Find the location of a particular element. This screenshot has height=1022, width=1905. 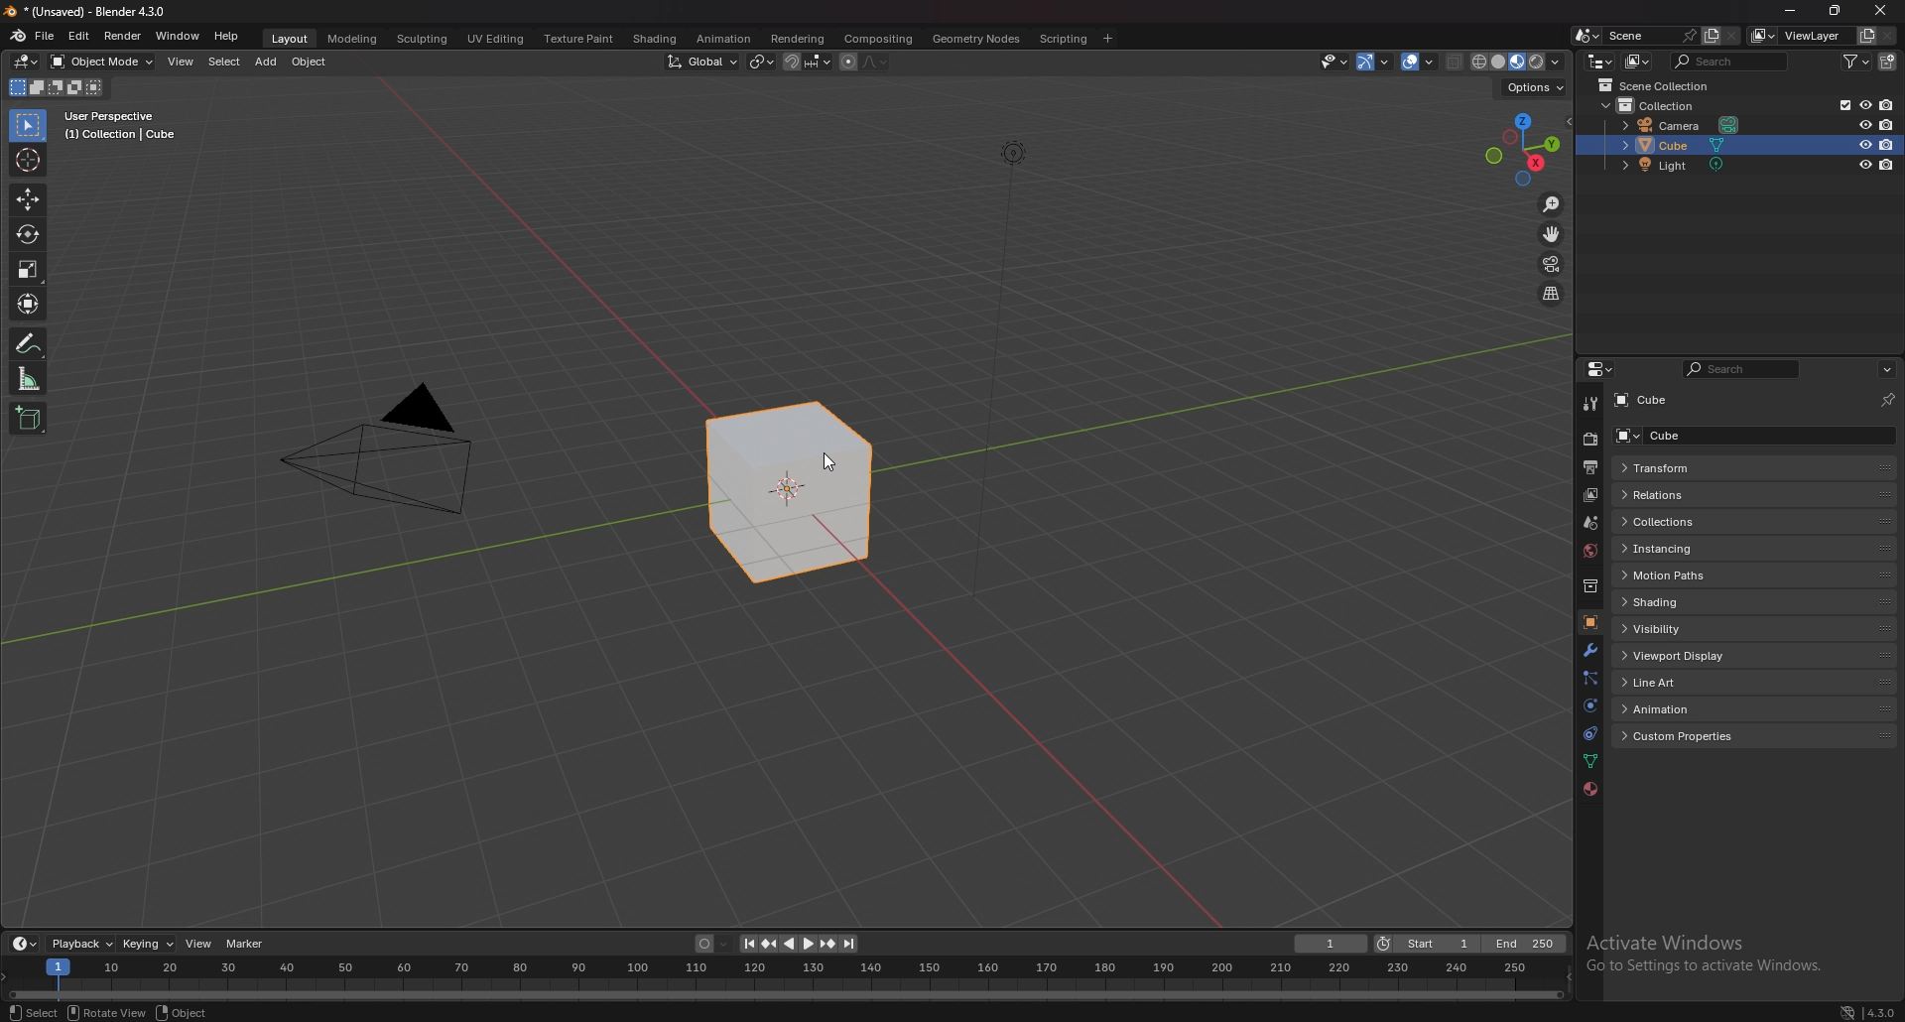

view is located at coordinates (197, 944).